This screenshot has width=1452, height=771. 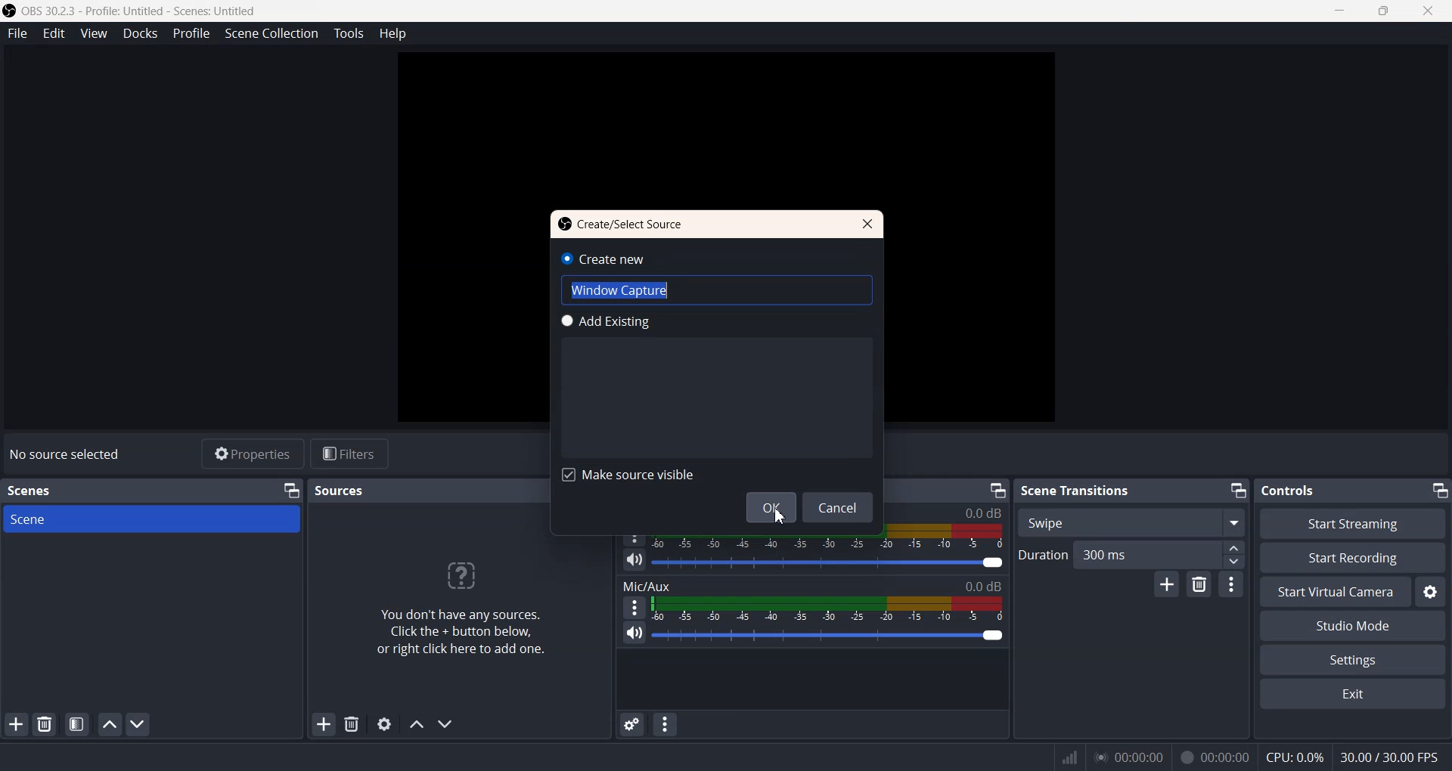 What do you see at coordinates (384, 723) in the screenshot?
I see `Open source properties` at bounding box center [384, 723].